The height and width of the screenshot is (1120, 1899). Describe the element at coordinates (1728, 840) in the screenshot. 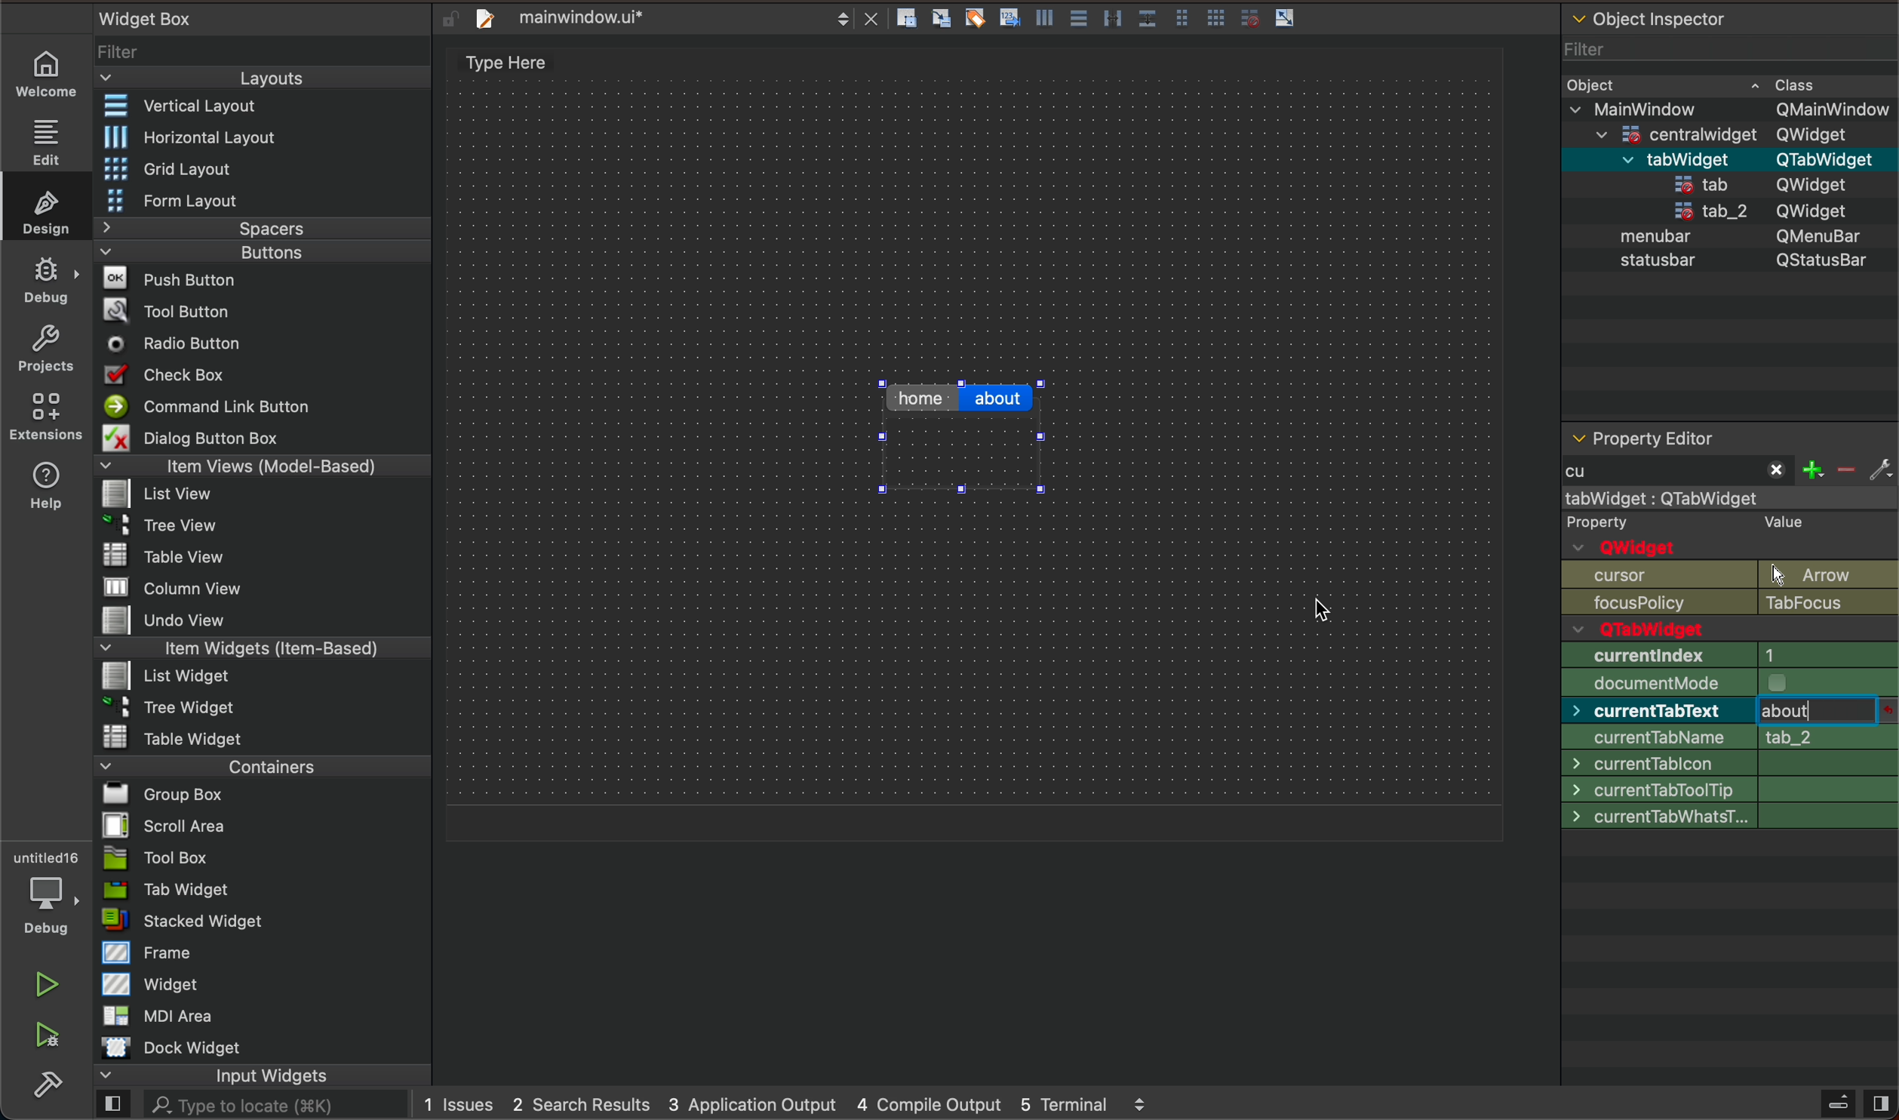

I see `font` at that location.